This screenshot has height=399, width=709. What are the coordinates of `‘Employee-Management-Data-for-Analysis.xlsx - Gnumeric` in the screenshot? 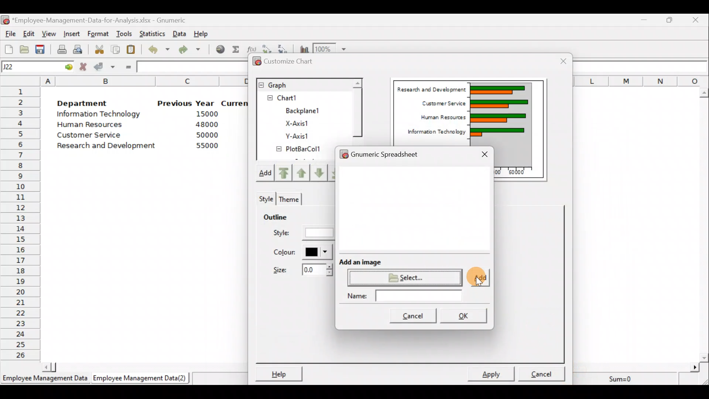 It's located at (107, 20).